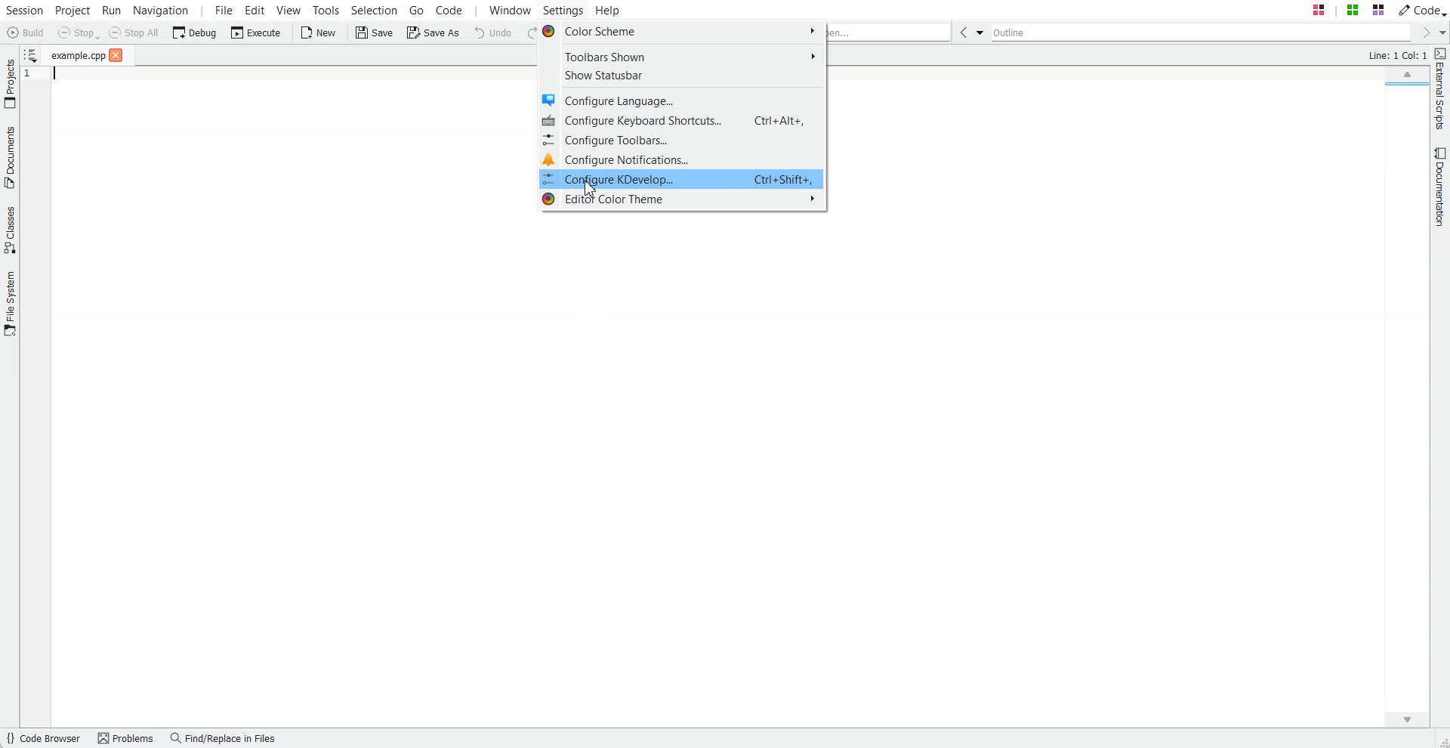  I want to click on Tools, so click(325, 9).